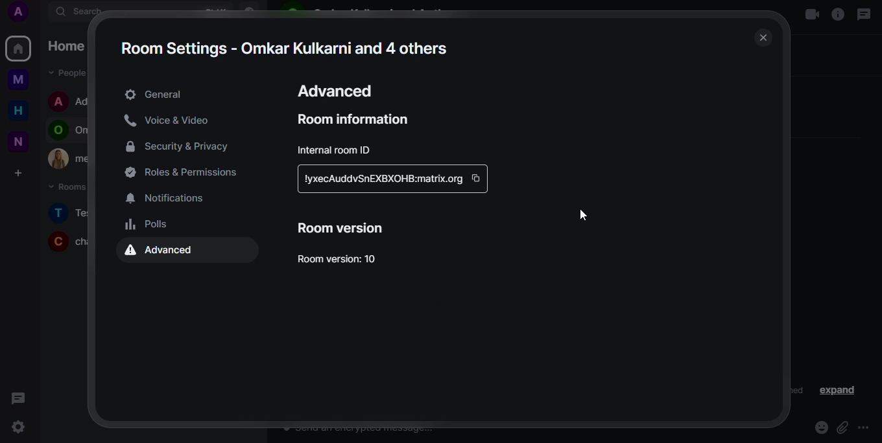 The image size is (882, 443). What do you see at coordinates (345, 227) in the screenshot?
I see `room version` at bounding box center [345, 227].